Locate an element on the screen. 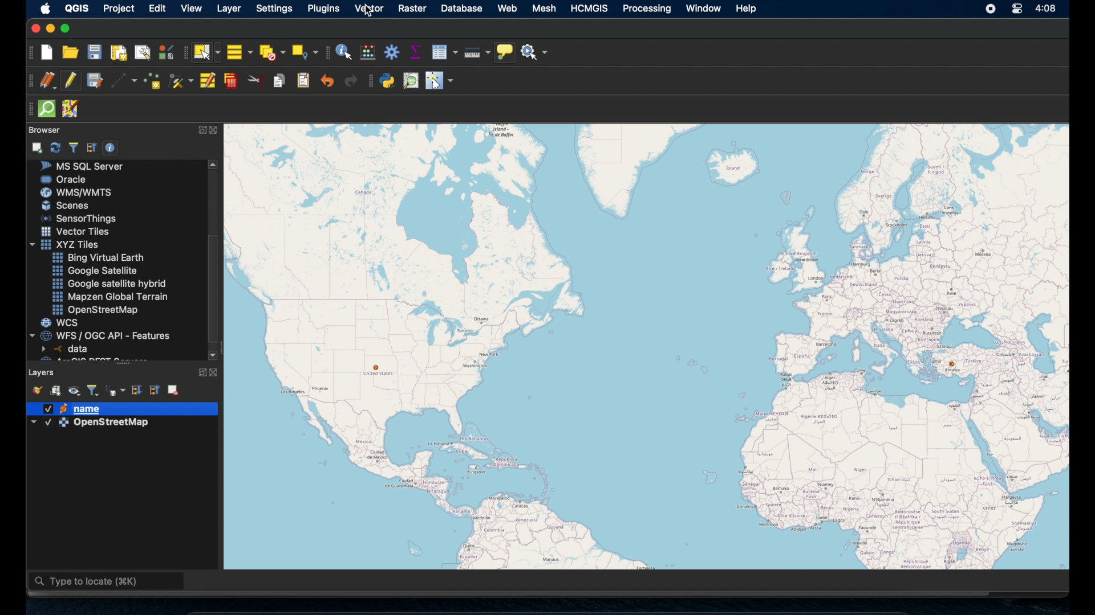 This screenshot has width=1095, height=615. help is located at coordinates (747, 9).